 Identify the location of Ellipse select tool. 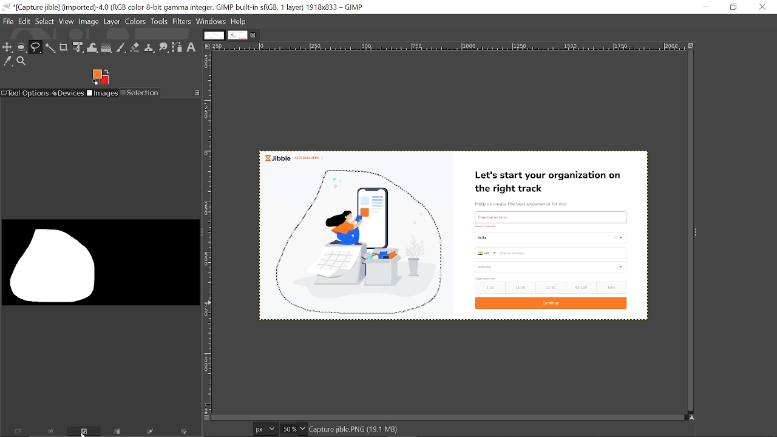
(22, 48).